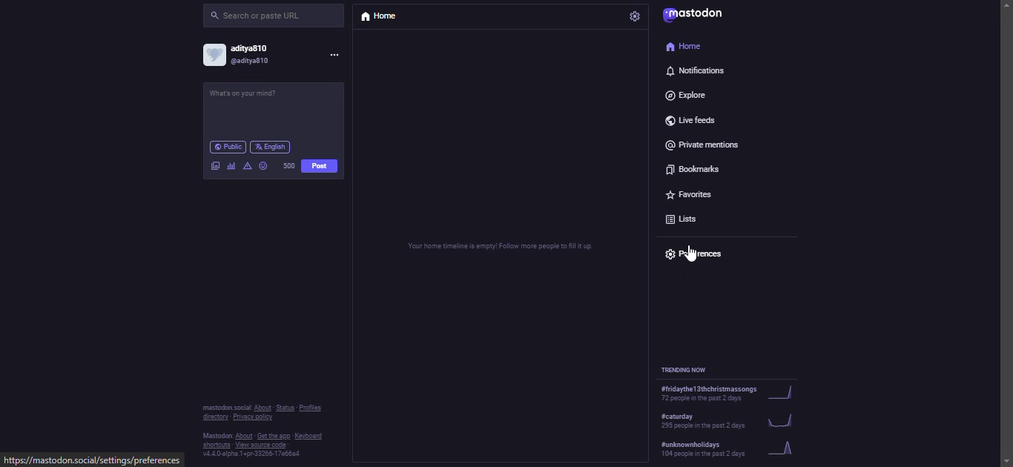  Describe the element at coordinates (728, 424) in the screenshot. I see `trending` at that location.